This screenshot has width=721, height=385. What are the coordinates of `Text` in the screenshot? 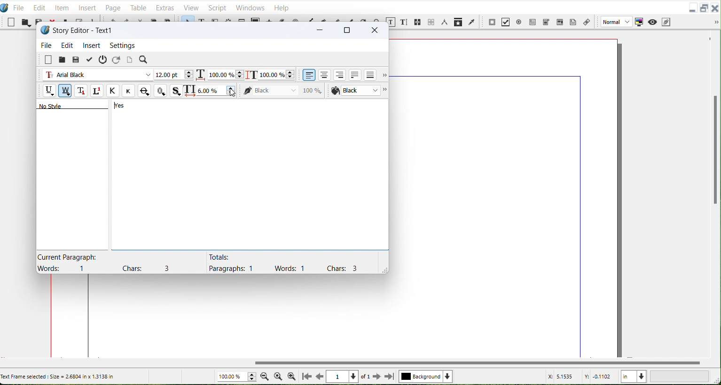 It's located at (213, 263).